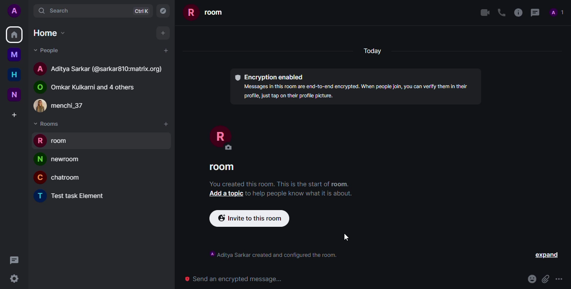 Image resolution: width=571 pixels, height=289 pixels. I want to click on new, so click(13, 95).